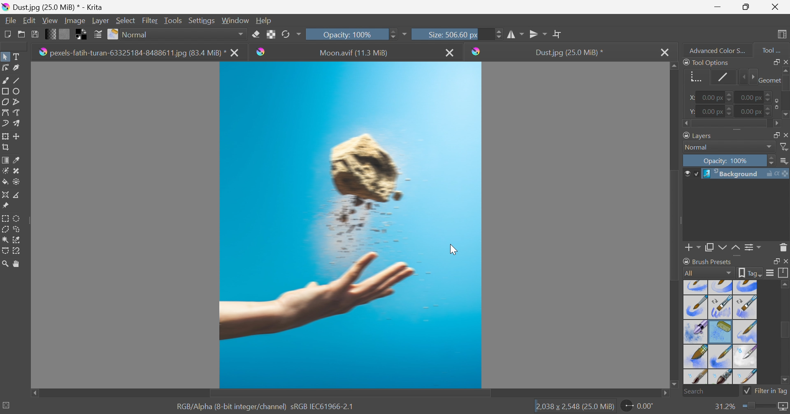 Image resolution: width=790 pixels, height=414 pixels. Describe the element at coordinates (773, 134) in the screenshot. I see `Layers` at that location.